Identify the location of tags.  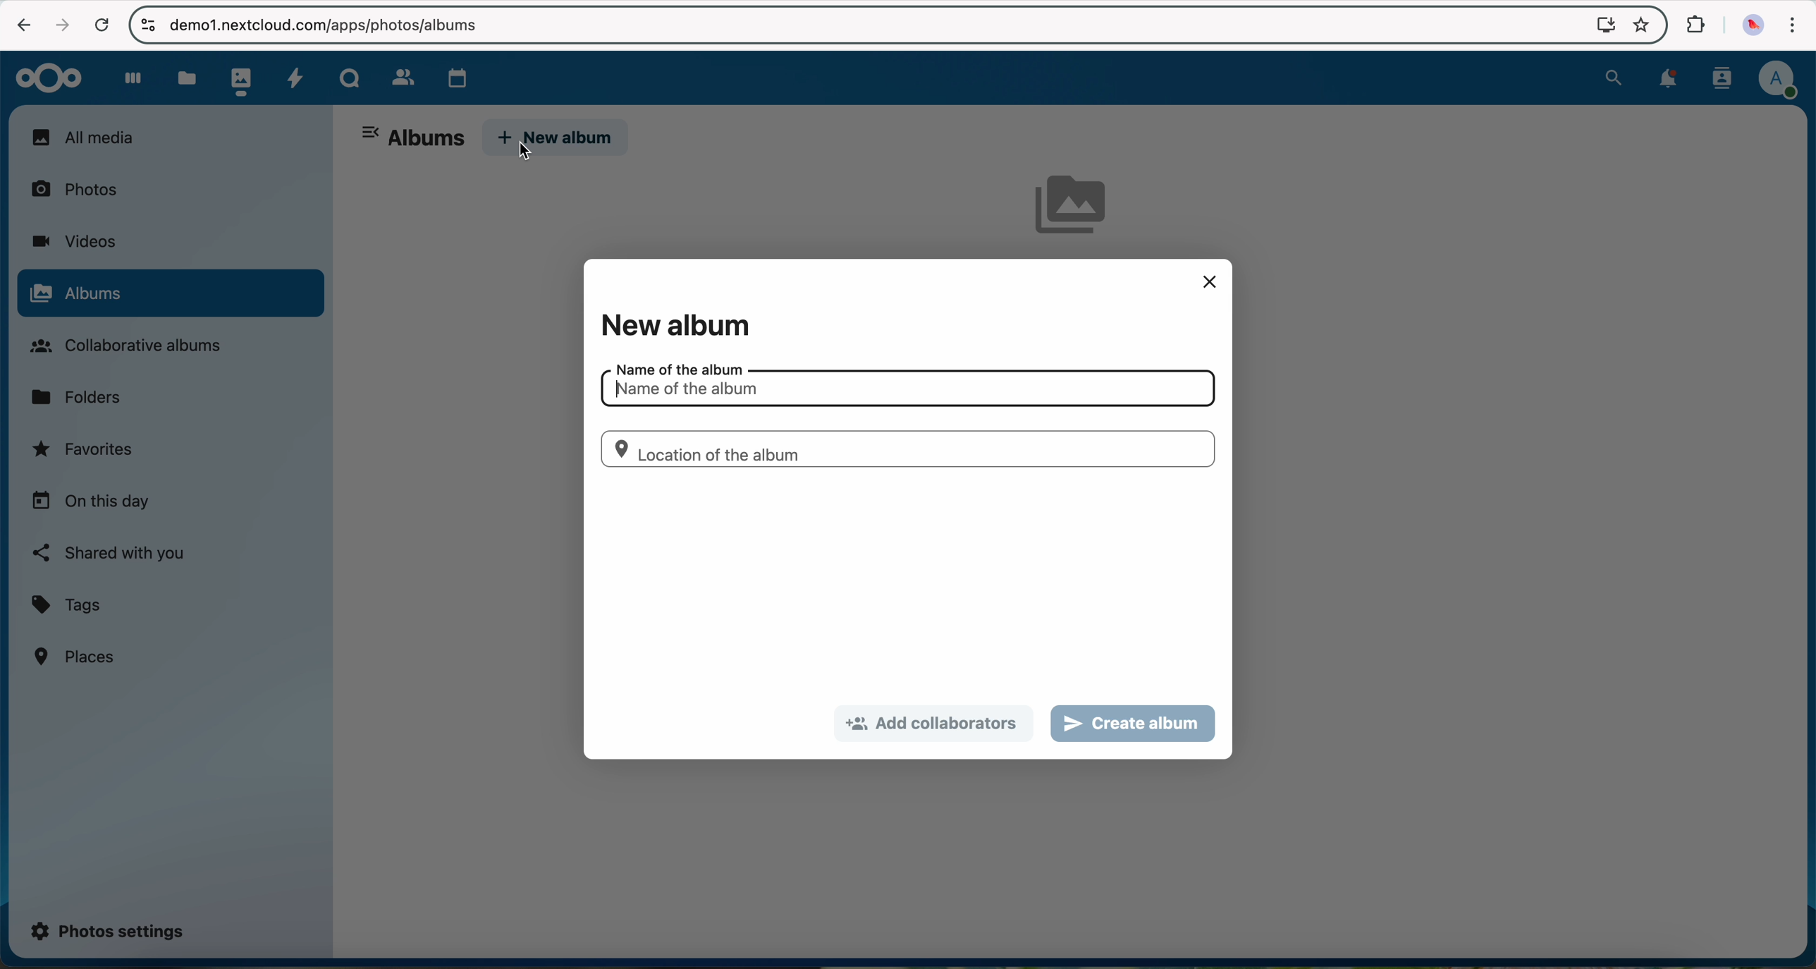
(67, 606).